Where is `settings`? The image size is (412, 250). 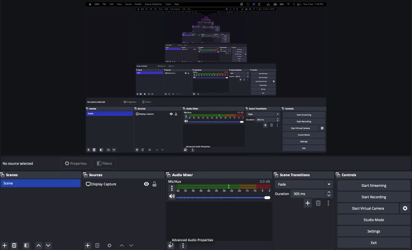
settings is located at coordinates (170, 246).